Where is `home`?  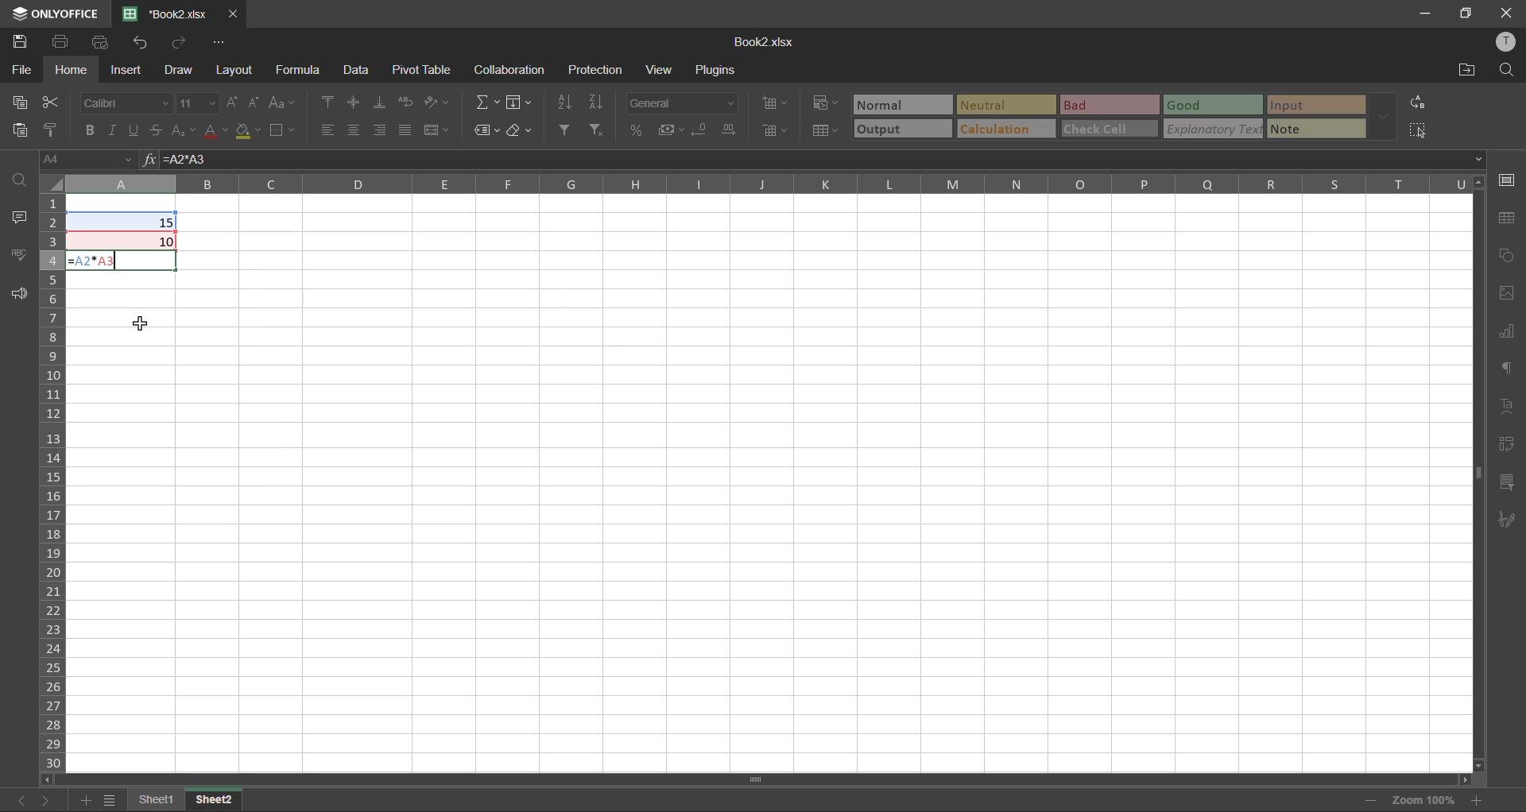 home is located at coordinates (72, 70).